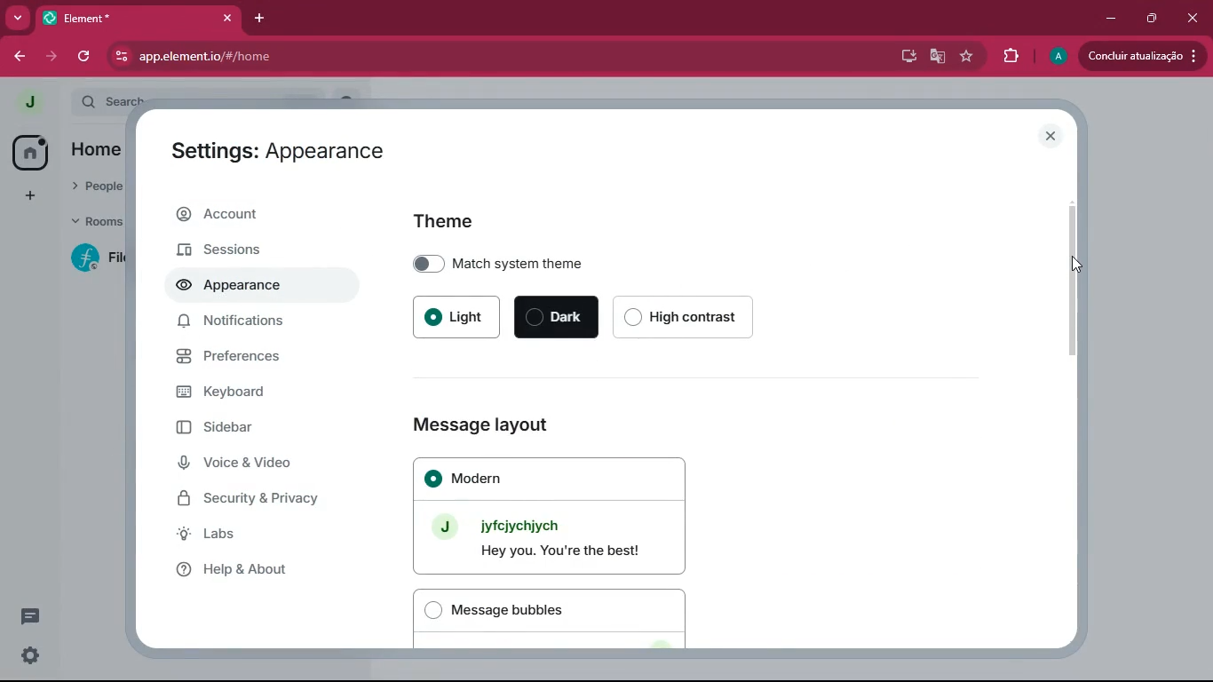 The height and width of the screenshot is (682, 1213). What do you see at coordinates (1112, 17) in the screenshot?
I see `minimize` at bounding box center [1112, 17].